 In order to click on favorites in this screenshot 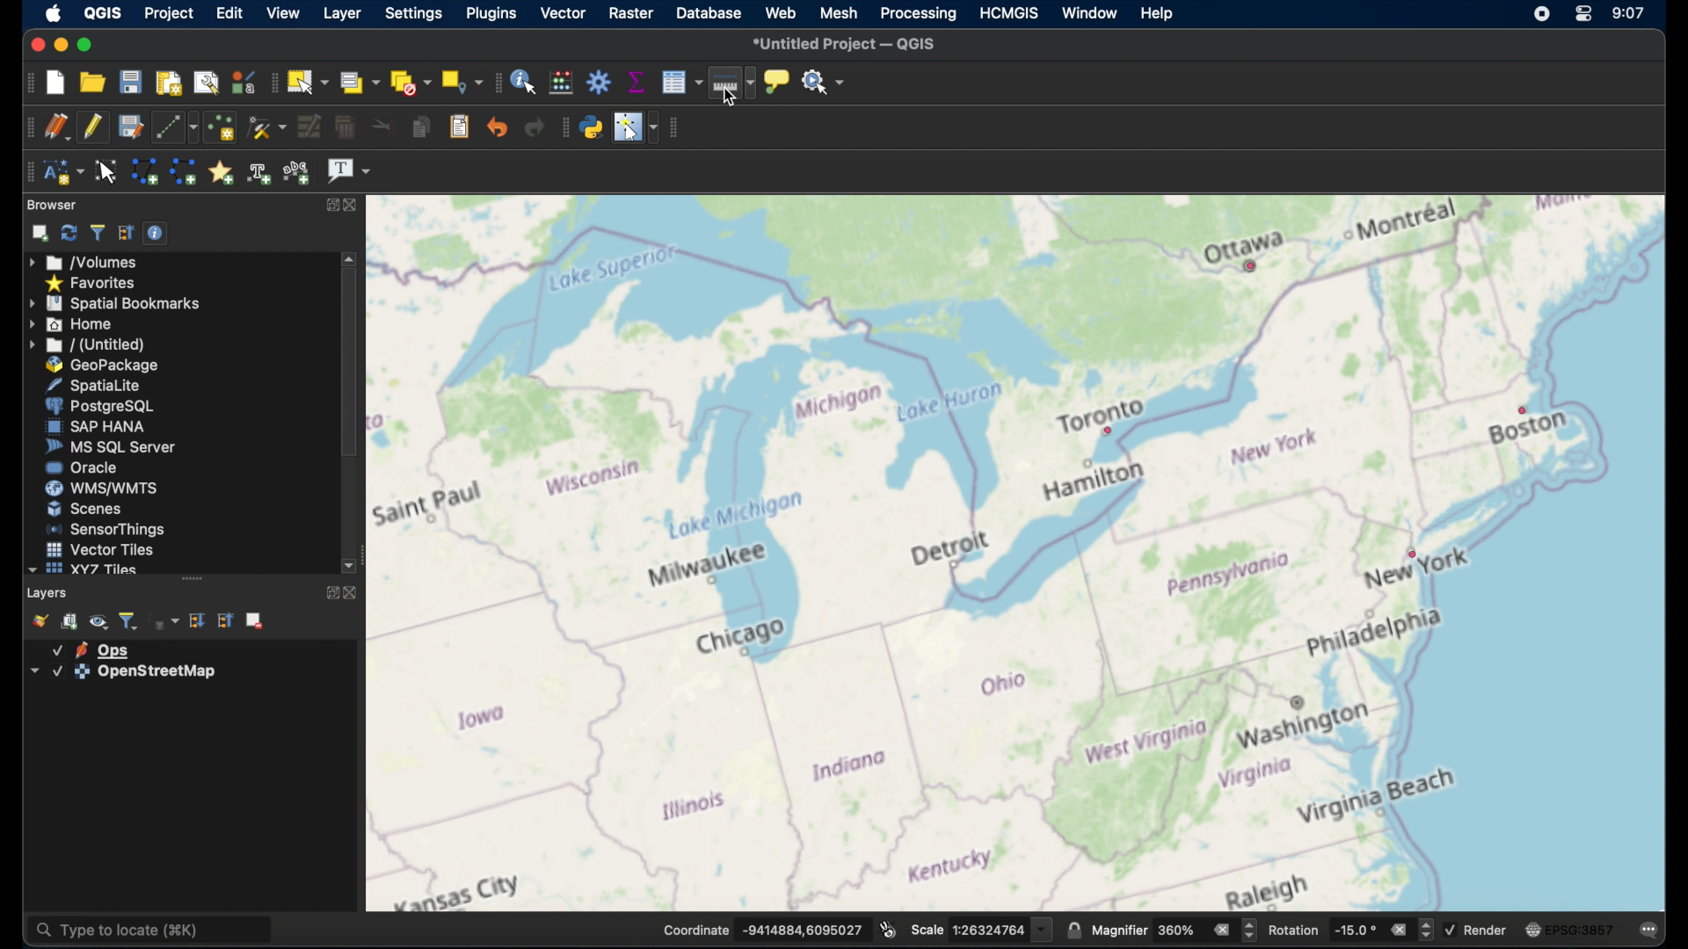, I will do `click(93, 282)`.